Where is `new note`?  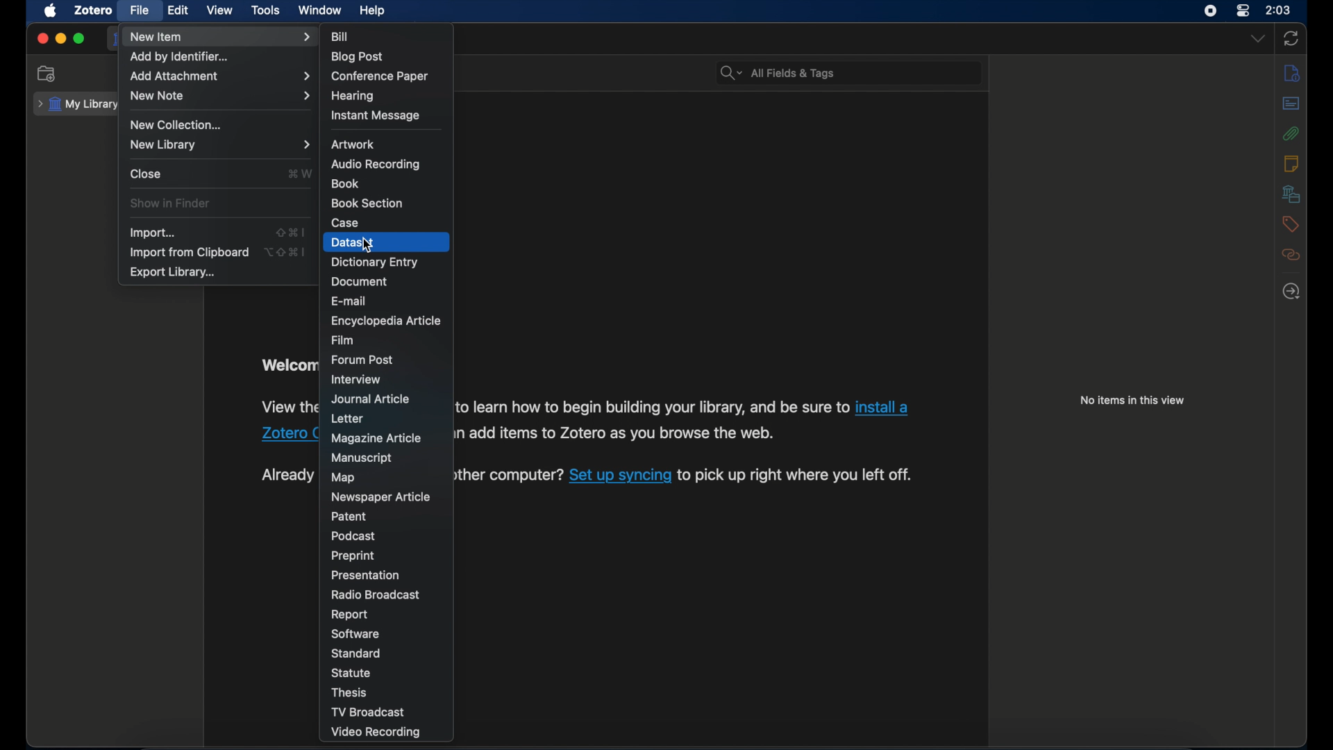 new note is located at coordinates (220, 95).